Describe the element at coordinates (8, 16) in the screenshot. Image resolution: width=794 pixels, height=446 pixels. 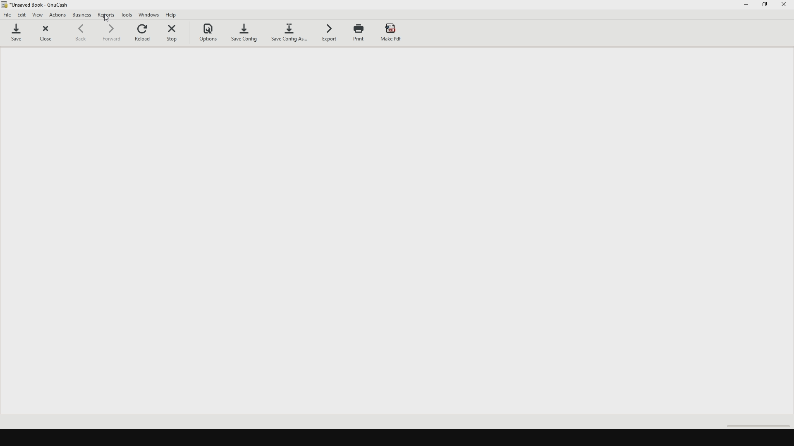
I see `file` at that location.